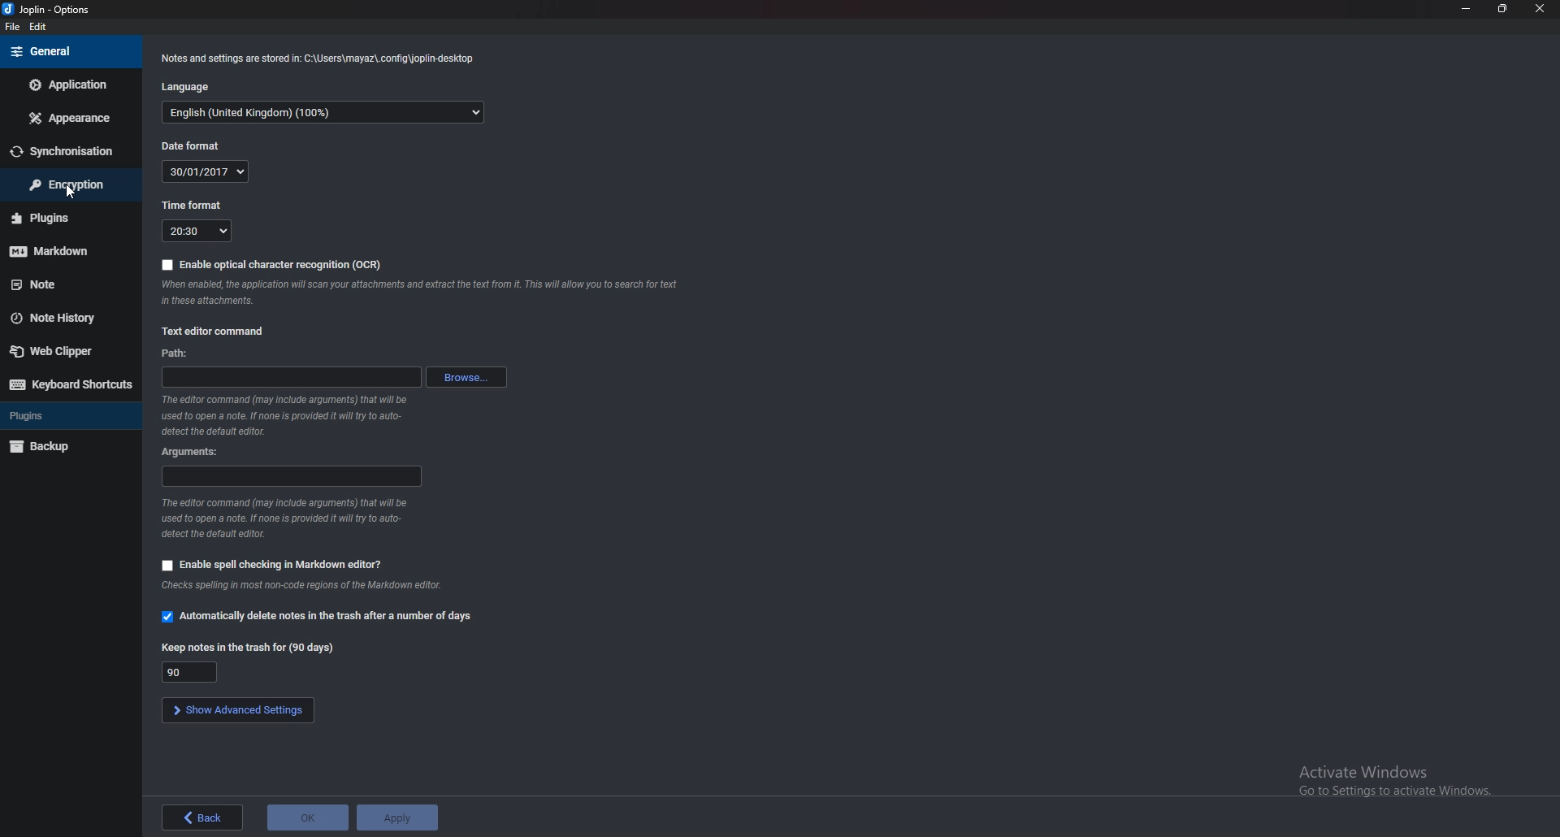 The width and height of the screenshot is (1560, 837). Describe the element at coordinates (41, 26) in the screenshot. I see `edit` at that location.